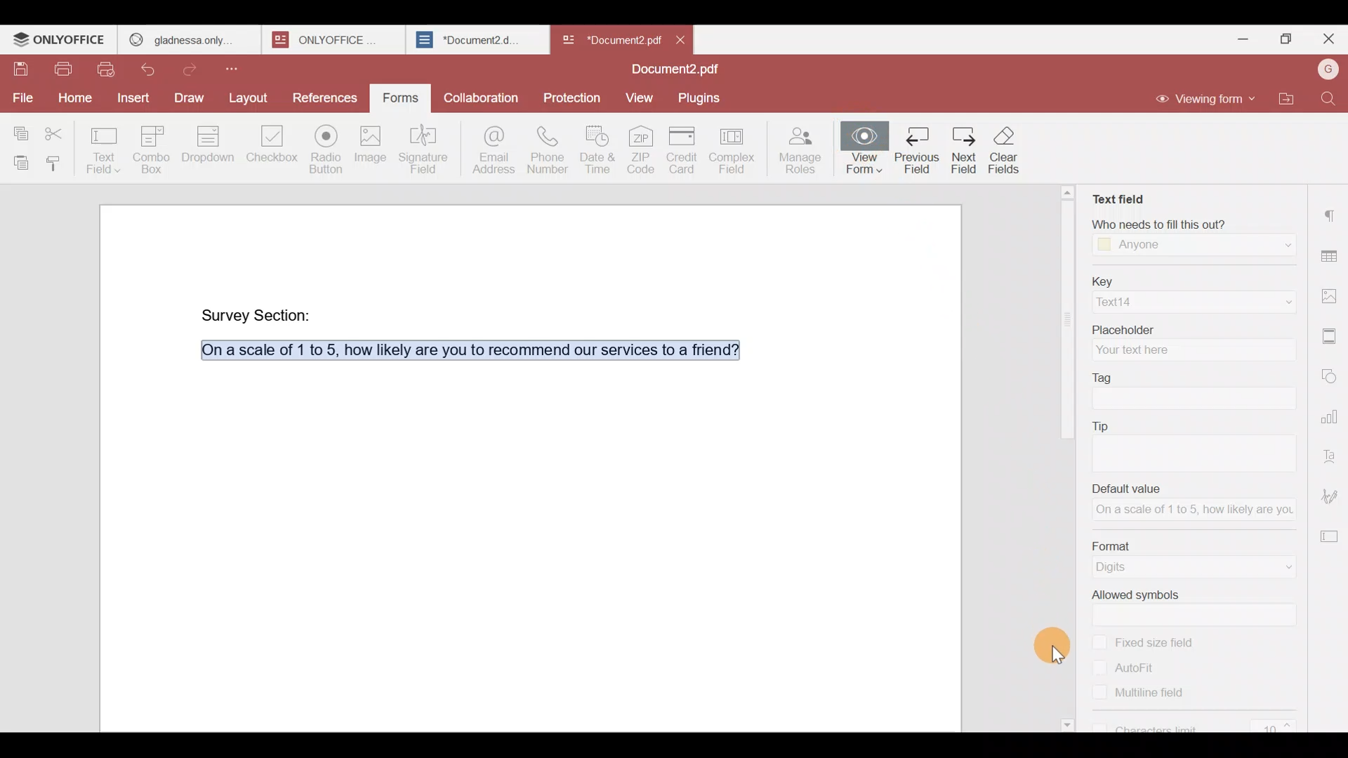  What do you see at coordinates (685, 150) in the screenshot?
I see `Credit card` at bounding box center [685, 150].